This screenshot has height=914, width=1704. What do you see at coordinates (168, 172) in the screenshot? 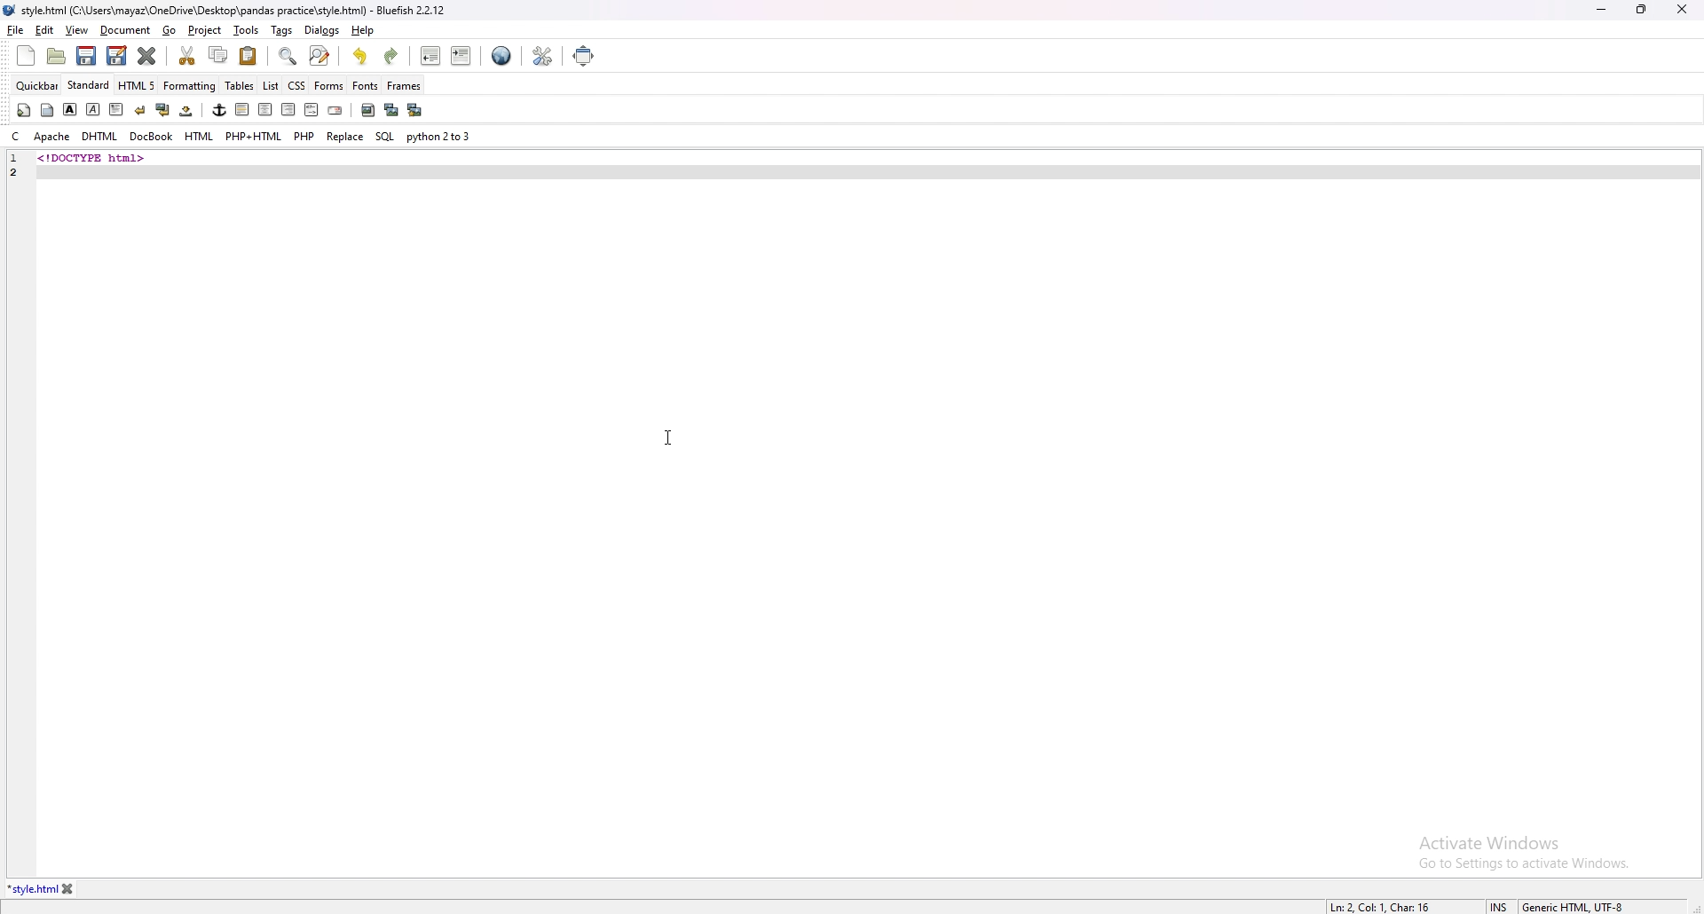
I see `line input` at bounding box center [168, 172].